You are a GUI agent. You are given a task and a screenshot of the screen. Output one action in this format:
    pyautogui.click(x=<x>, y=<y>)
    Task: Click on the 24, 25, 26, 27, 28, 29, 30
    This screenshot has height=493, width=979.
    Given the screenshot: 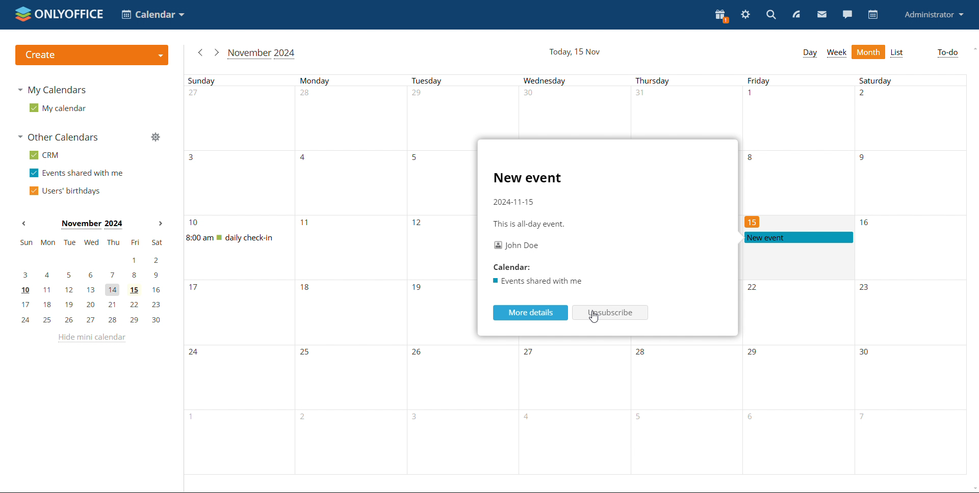 What is the action you would take?
    pyautogui.click(x=90, y=320)
    